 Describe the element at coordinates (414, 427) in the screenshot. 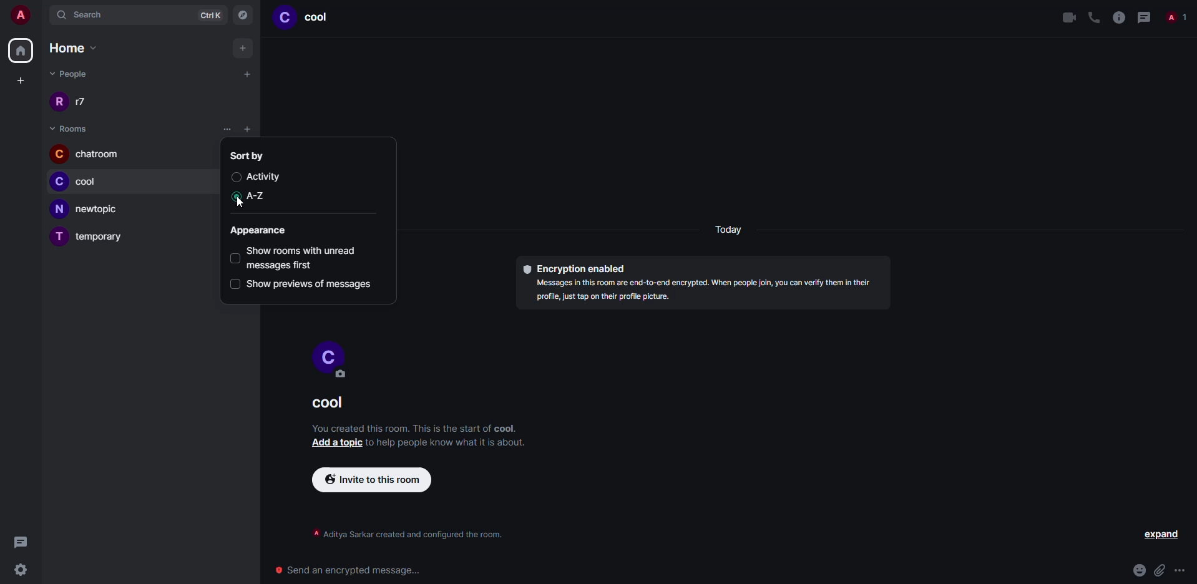

I see `info` at that location.